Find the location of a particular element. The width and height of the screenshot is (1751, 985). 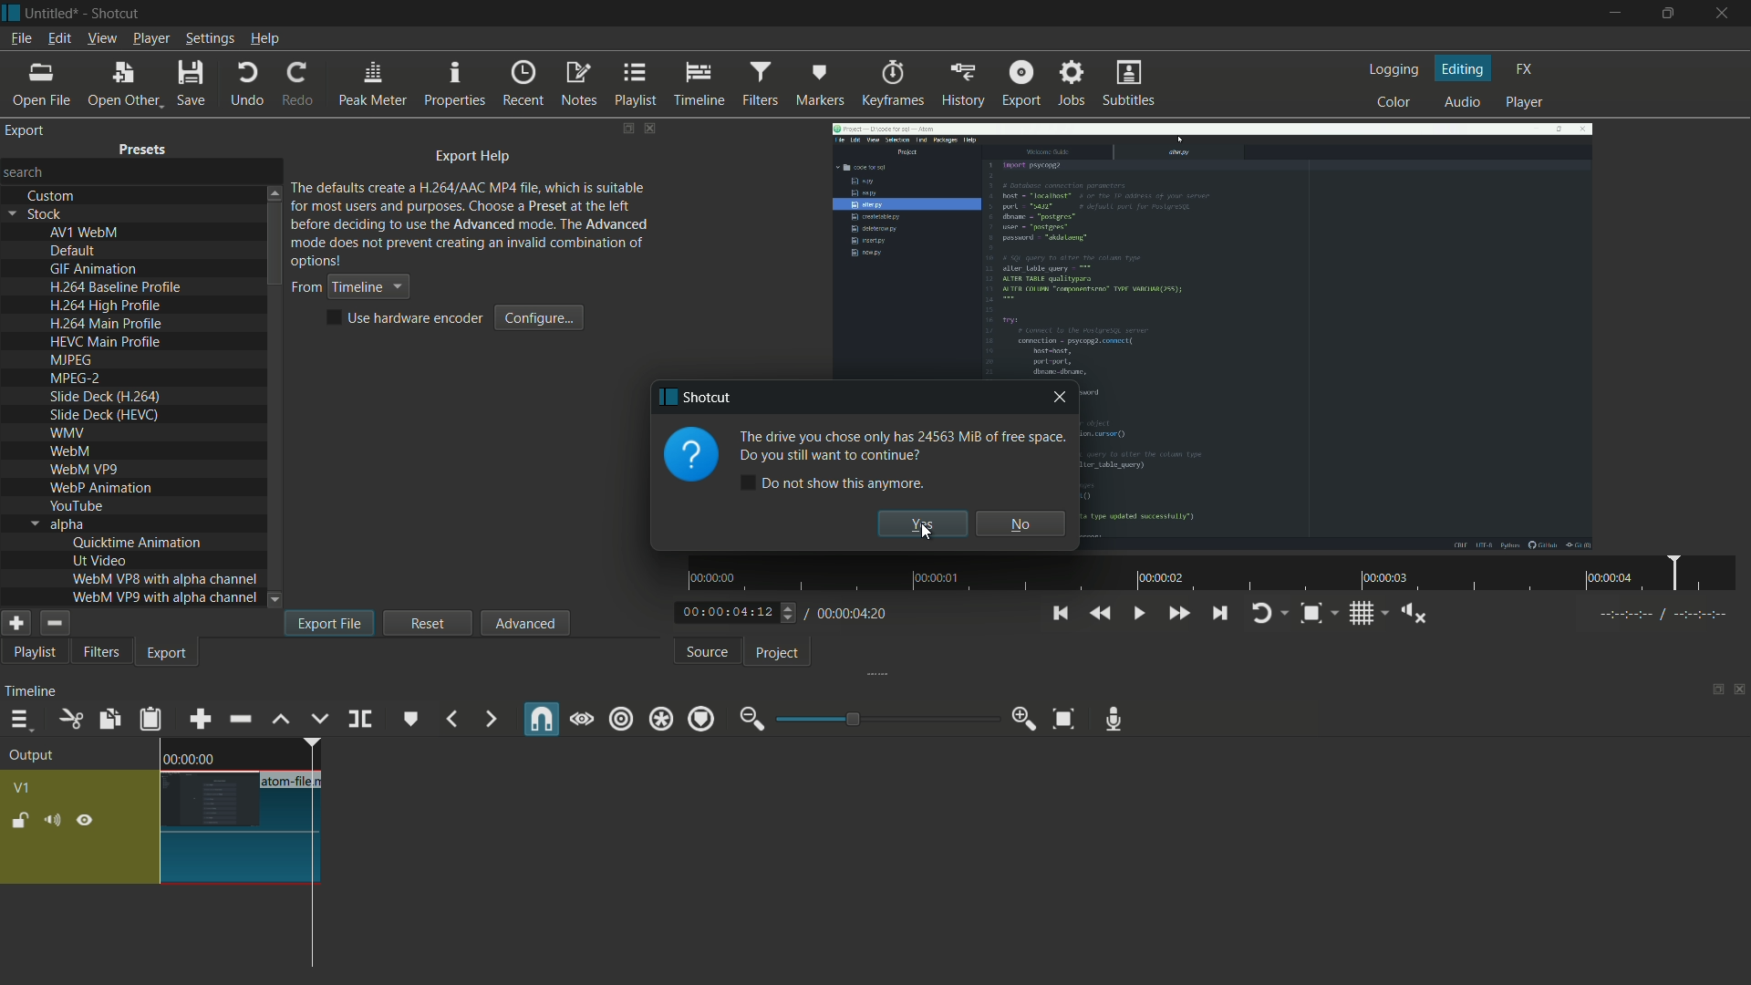

ripple all tracks is located at coordinates (660, 720).